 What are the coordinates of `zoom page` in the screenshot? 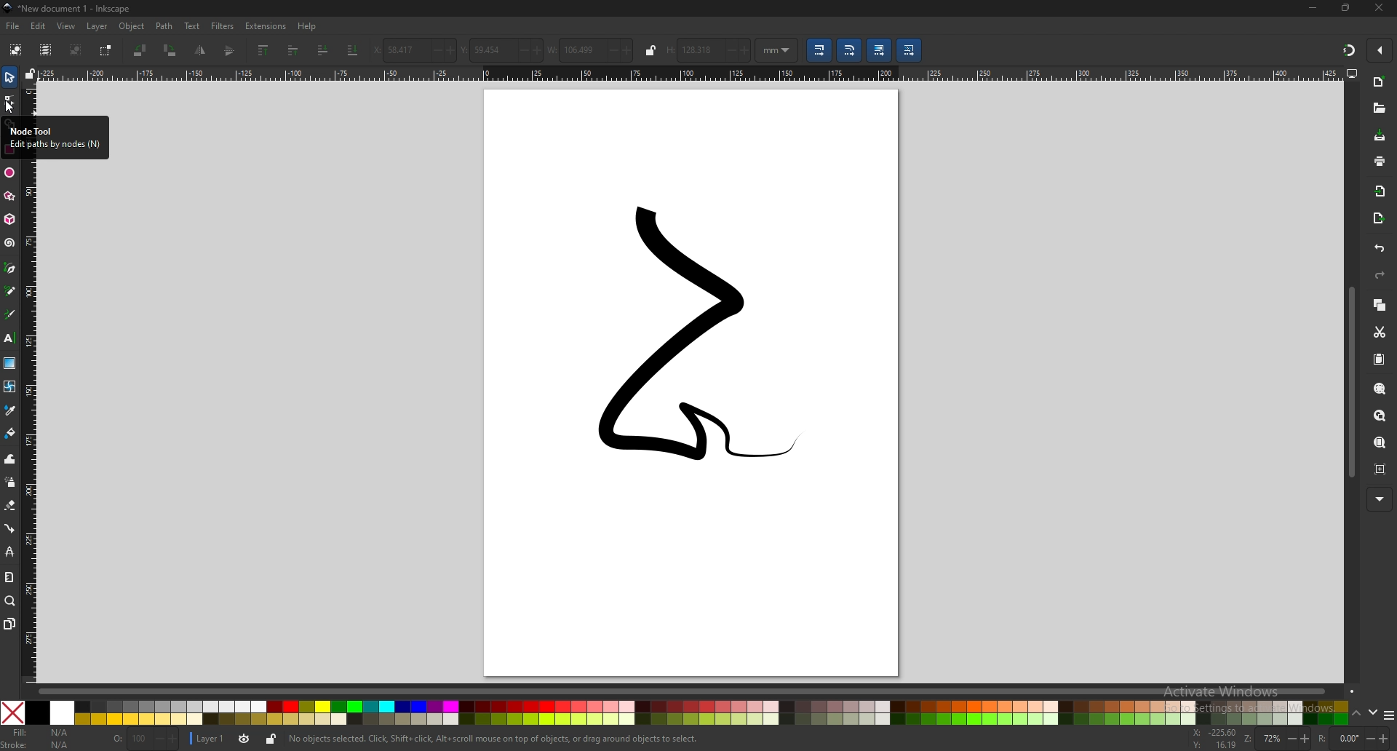 It's located at (1380, 442).